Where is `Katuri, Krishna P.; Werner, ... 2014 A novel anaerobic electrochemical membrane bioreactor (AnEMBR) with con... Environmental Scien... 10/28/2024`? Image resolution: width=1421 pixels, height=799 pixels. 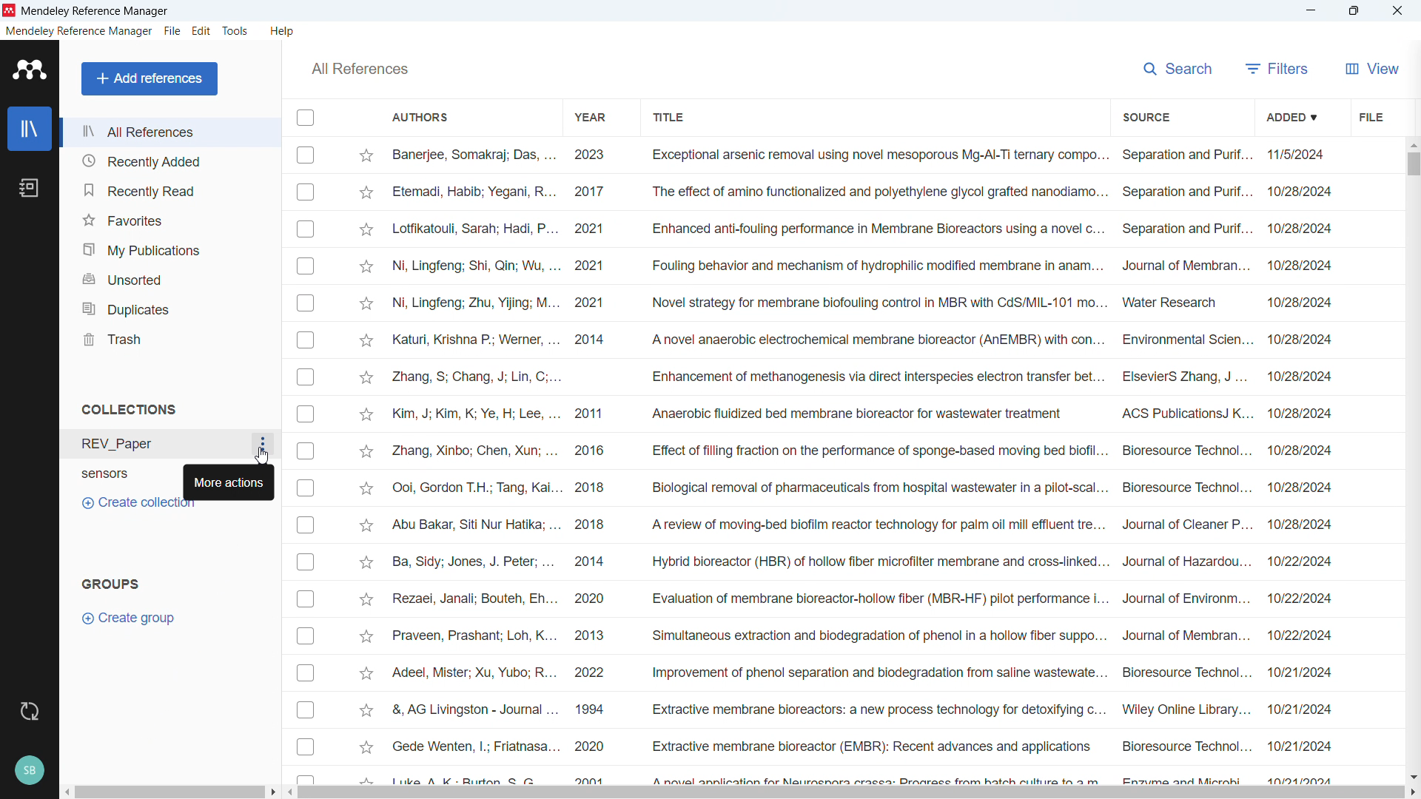 Katuri, Krishna P.; Werner, ... 2014 A novel anaerobic electrochemical membrane bioreactor (AnEMBR) with con... Environmental Scien... 10/28/2024 is located at coordinates (862, 340).